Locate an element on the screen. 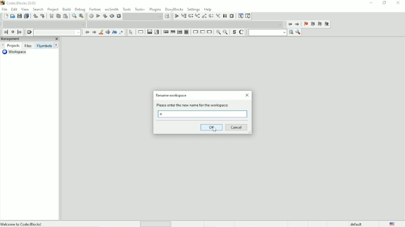 Image resolution: width=405 pixels, height=227 pixels. Tools+ is located at coordinates (140, 9).